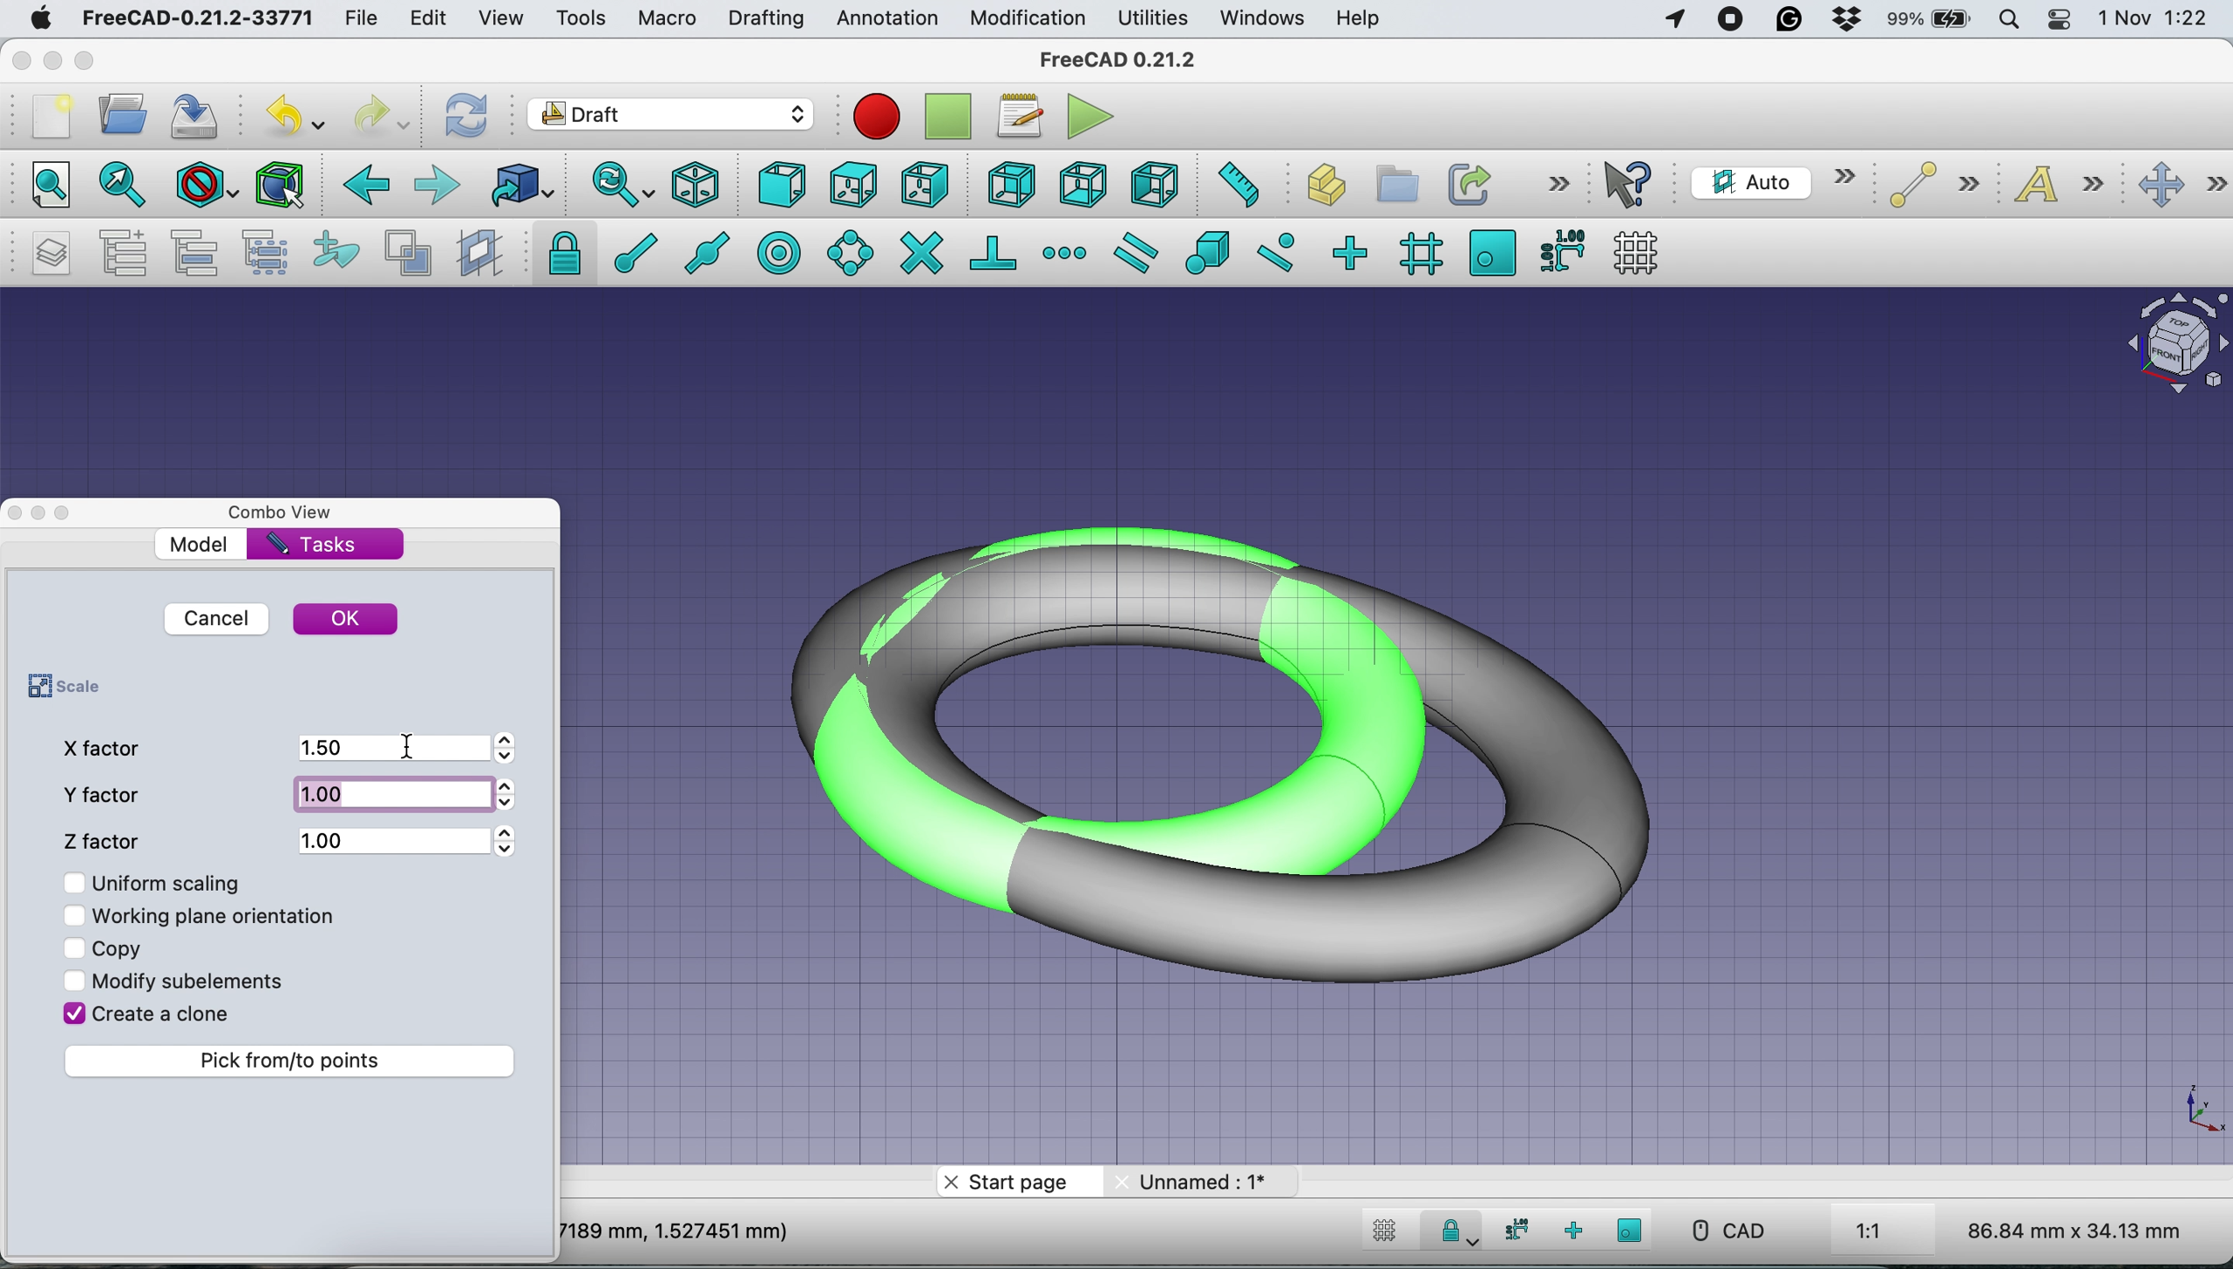  Describe the element at coordinates (222, 914) in the screenshot. I see `working plane orientation` at that location.